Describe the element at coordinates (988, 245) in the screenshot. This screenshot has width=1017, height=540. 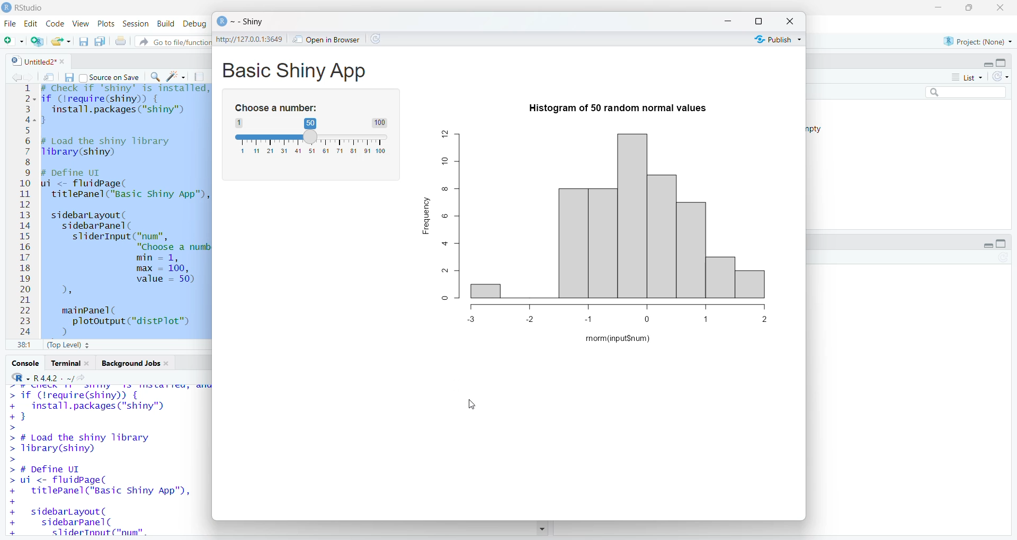
I see `minimize` at that location.